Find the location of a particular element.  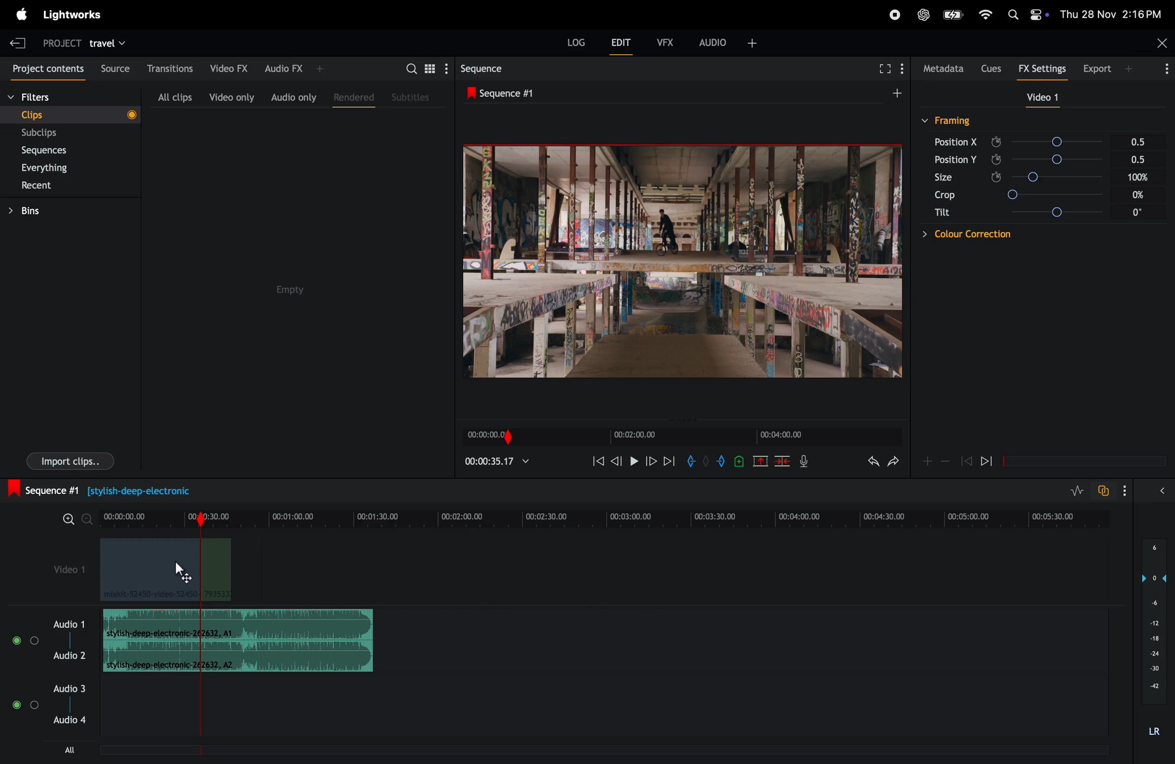

options is located at coordinates (1159, 70).